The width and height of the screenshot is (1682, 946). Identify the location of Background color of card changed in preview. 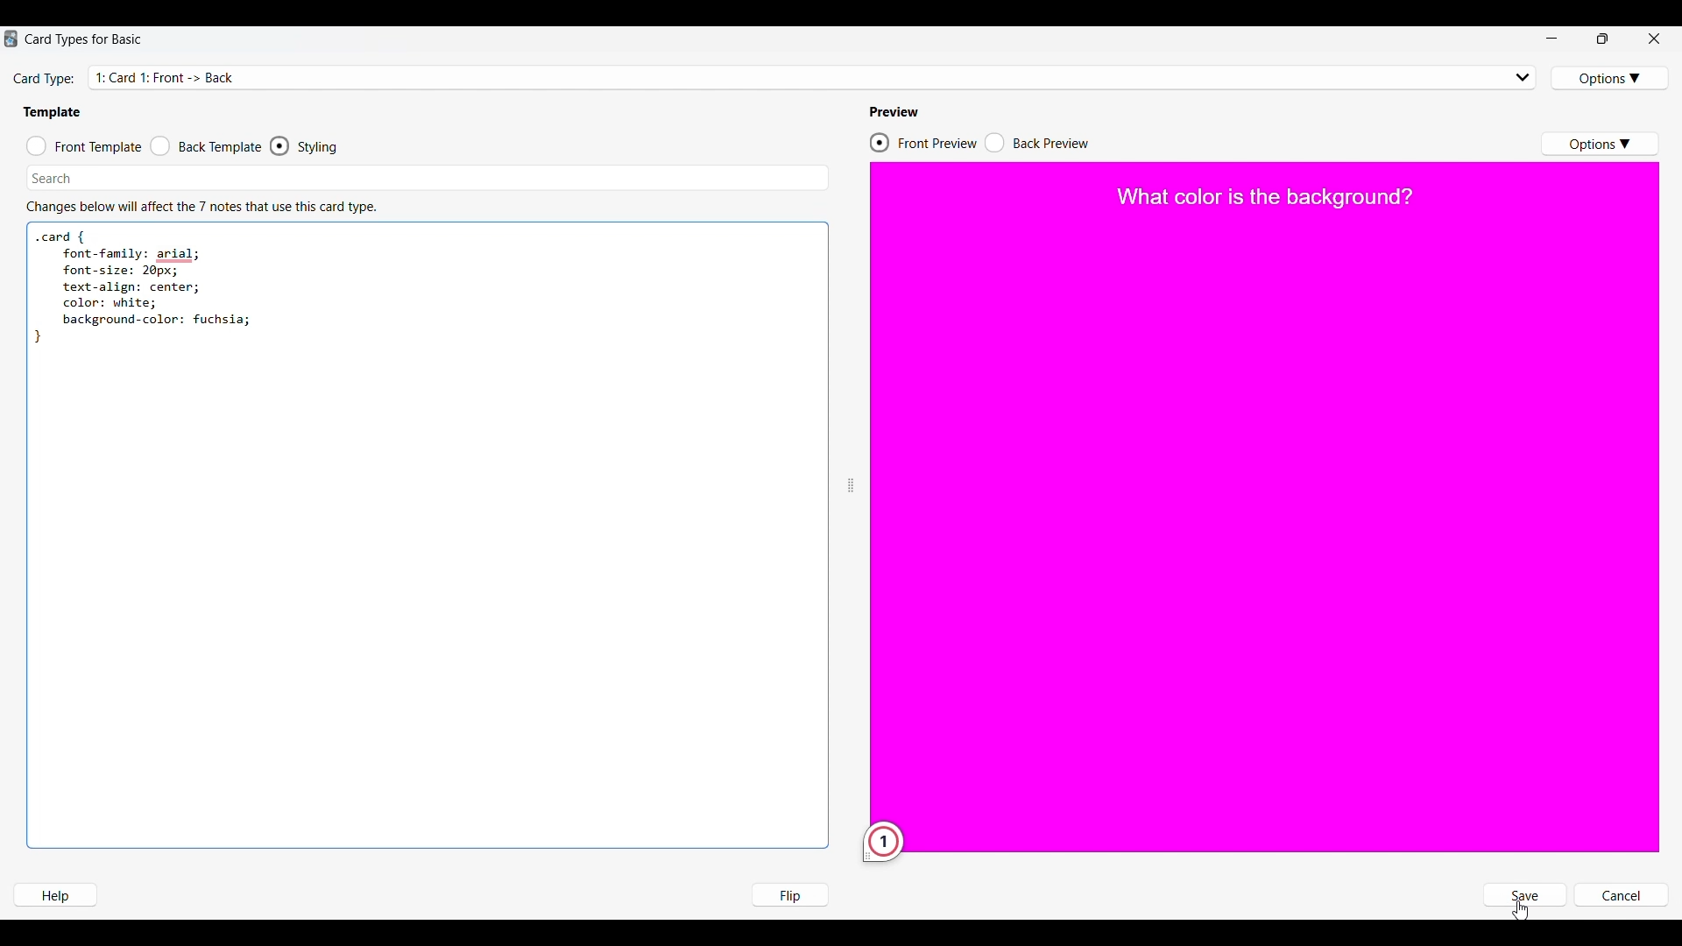
(1268, 512).